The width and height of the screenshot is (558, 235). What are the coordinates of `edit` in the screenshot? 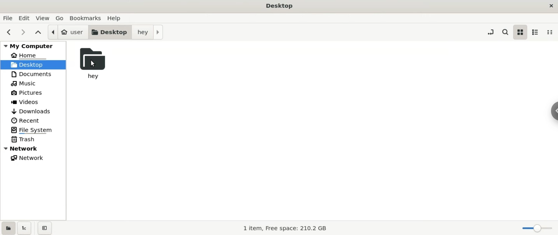 It's located at (24, 18).